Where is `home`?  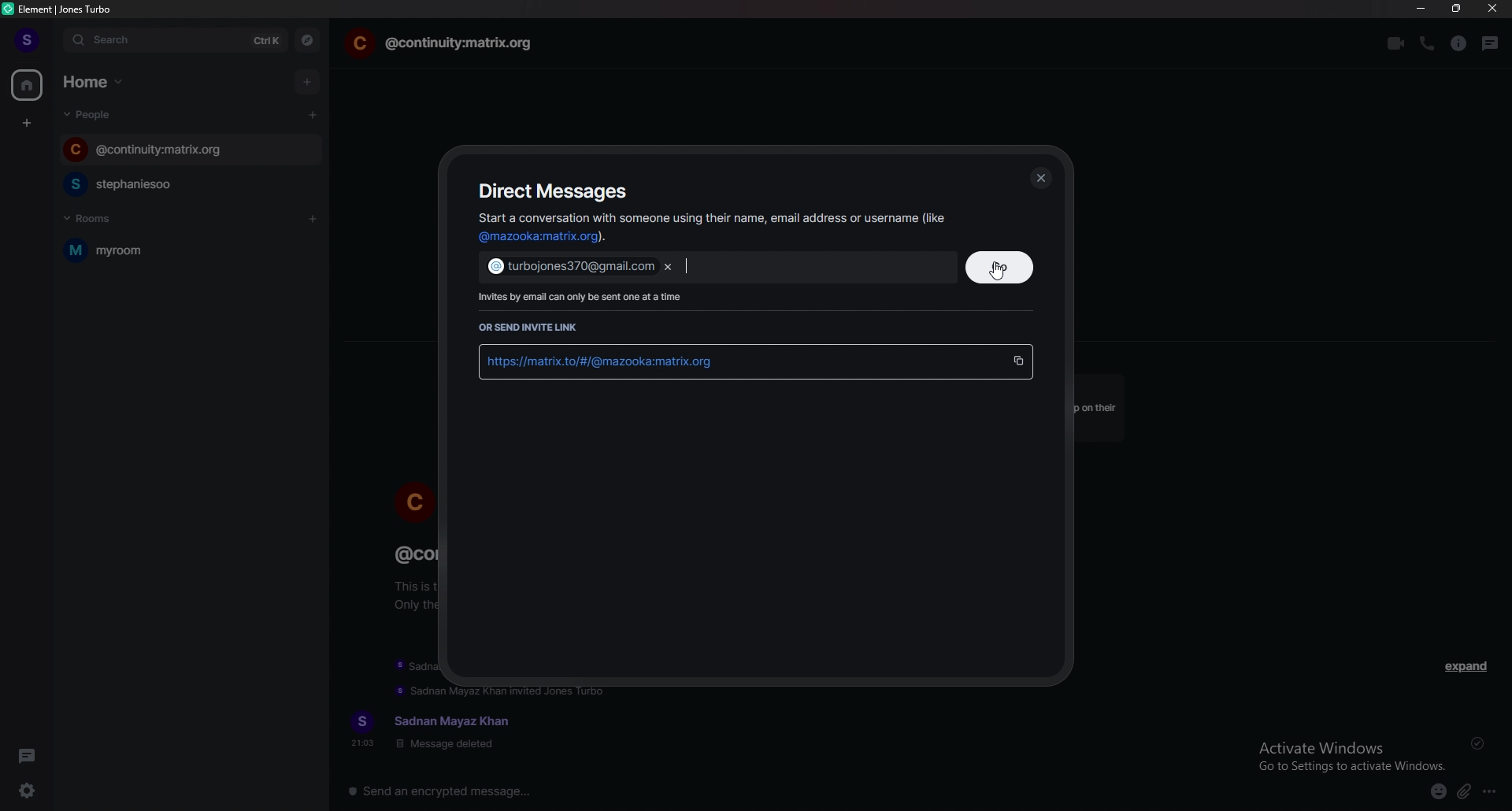 home is located at coordinates (97, 81).